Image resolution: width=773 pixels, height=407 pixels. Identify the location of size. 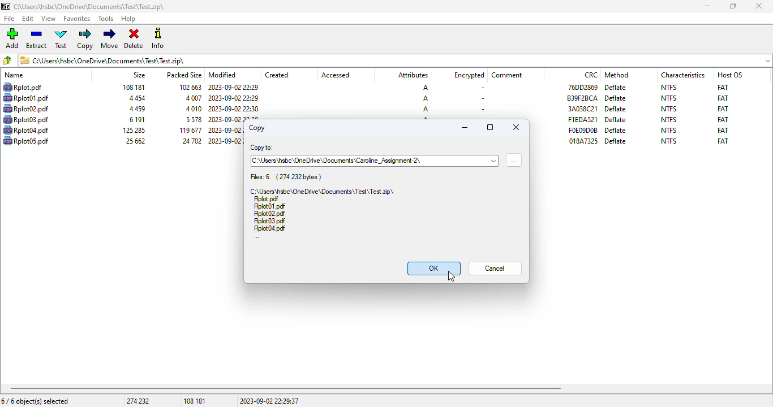
(136, 119).